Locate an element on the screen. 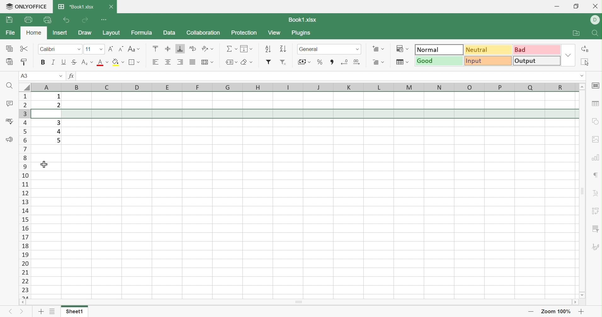 The width and height of the screenshot is (602, 317). A1 is located at coordinates (25, 75).